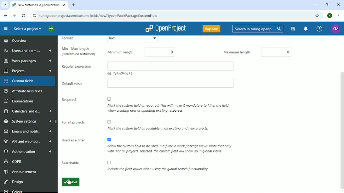 The width and height of the screenshot is (344, 193). What do you see at coordinates (74, 140) in the screenshot?
I see `Used as a filter` at bounding box center [74, 140].